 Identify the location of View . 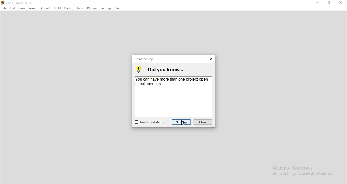
(22, 8).